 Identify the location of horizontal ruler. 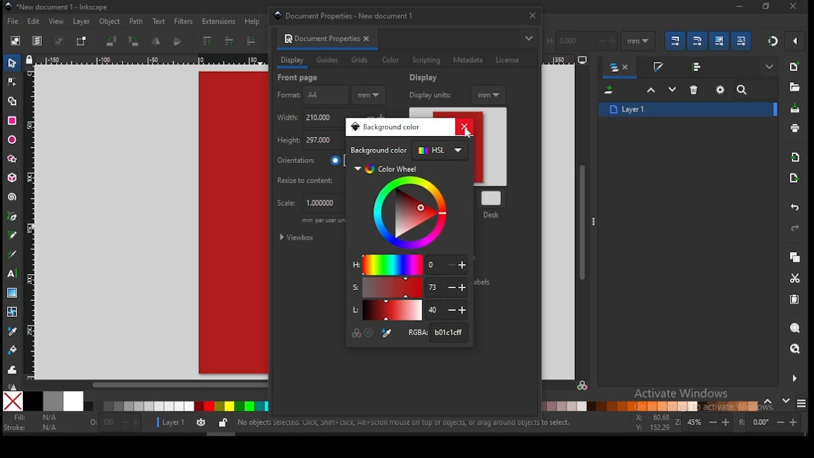
(567, 61).